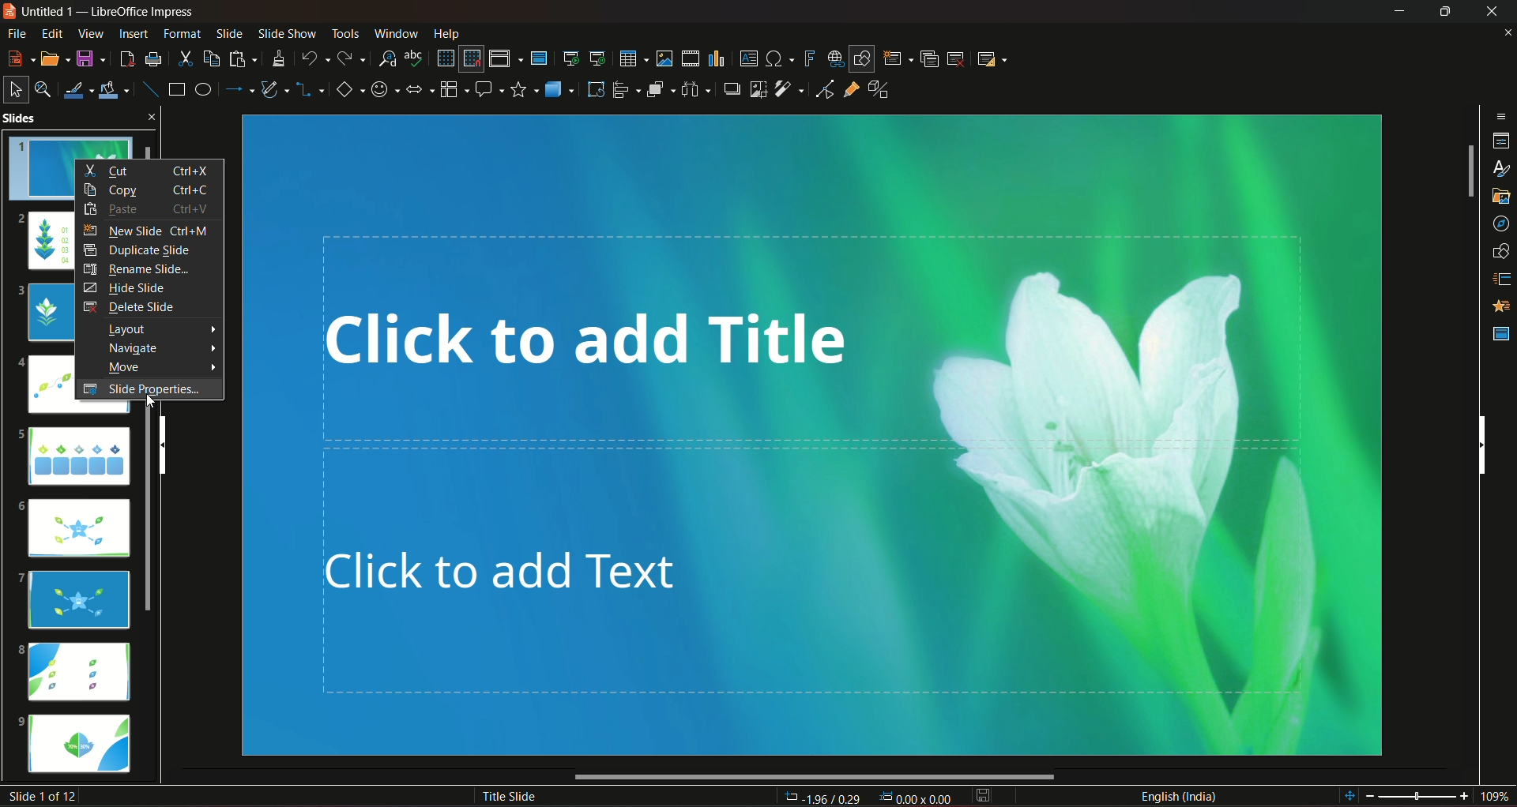 This screenshot has width=1517, height=807. Describe the element at coordinates (239, 89) in the screenshot. I see `line and arrow` at that location.